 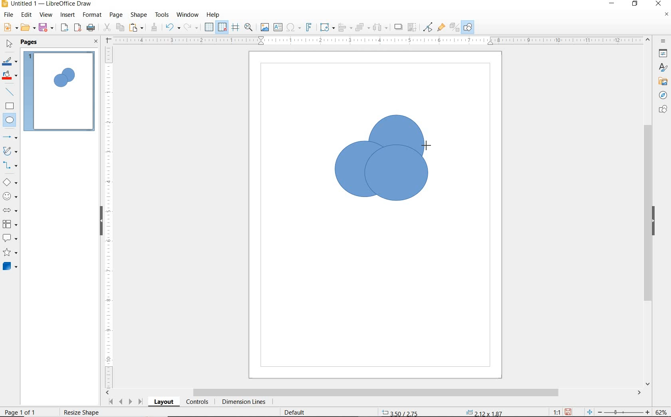 I want to click on SYMBOL SHAPES, so click(x=10, y=196).